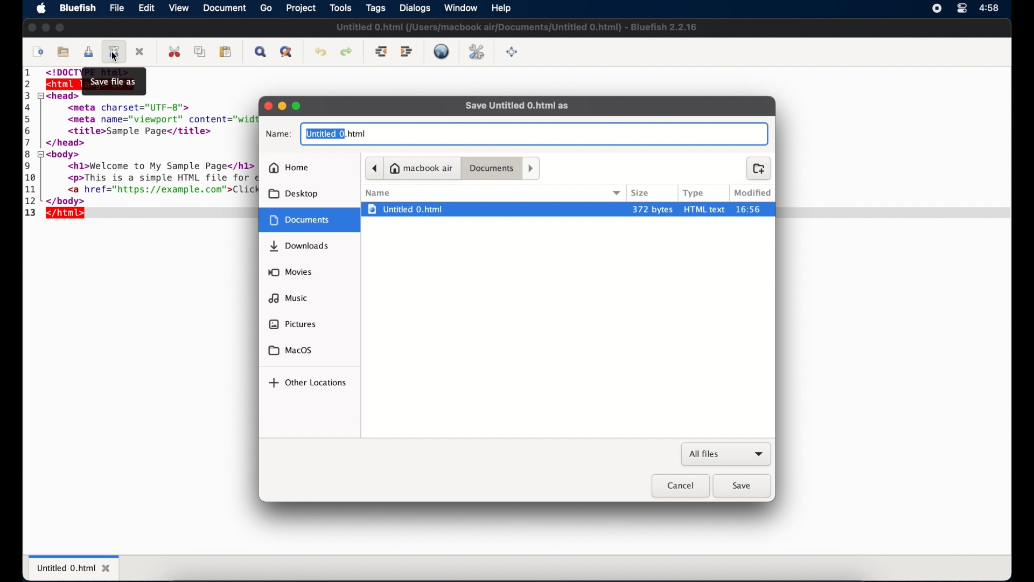 The width and height of the screenshot is (1034, 582). I want to click on next folder, so click(531, 169).